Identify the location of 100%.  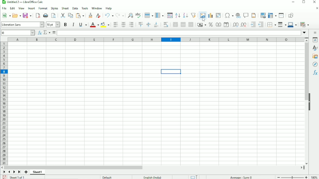
(315, 177).